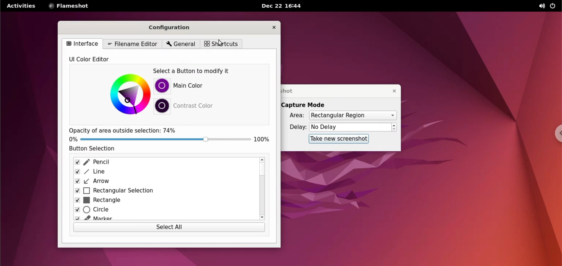 The image size is (562, 266). What do you see at coordinates (293, 116) in the screenshot?
I see `Area:` at bounding box center [293, 116].